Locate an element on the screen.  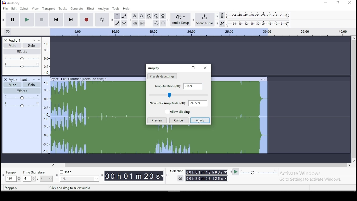
pan is located at coordinates (22, 105).